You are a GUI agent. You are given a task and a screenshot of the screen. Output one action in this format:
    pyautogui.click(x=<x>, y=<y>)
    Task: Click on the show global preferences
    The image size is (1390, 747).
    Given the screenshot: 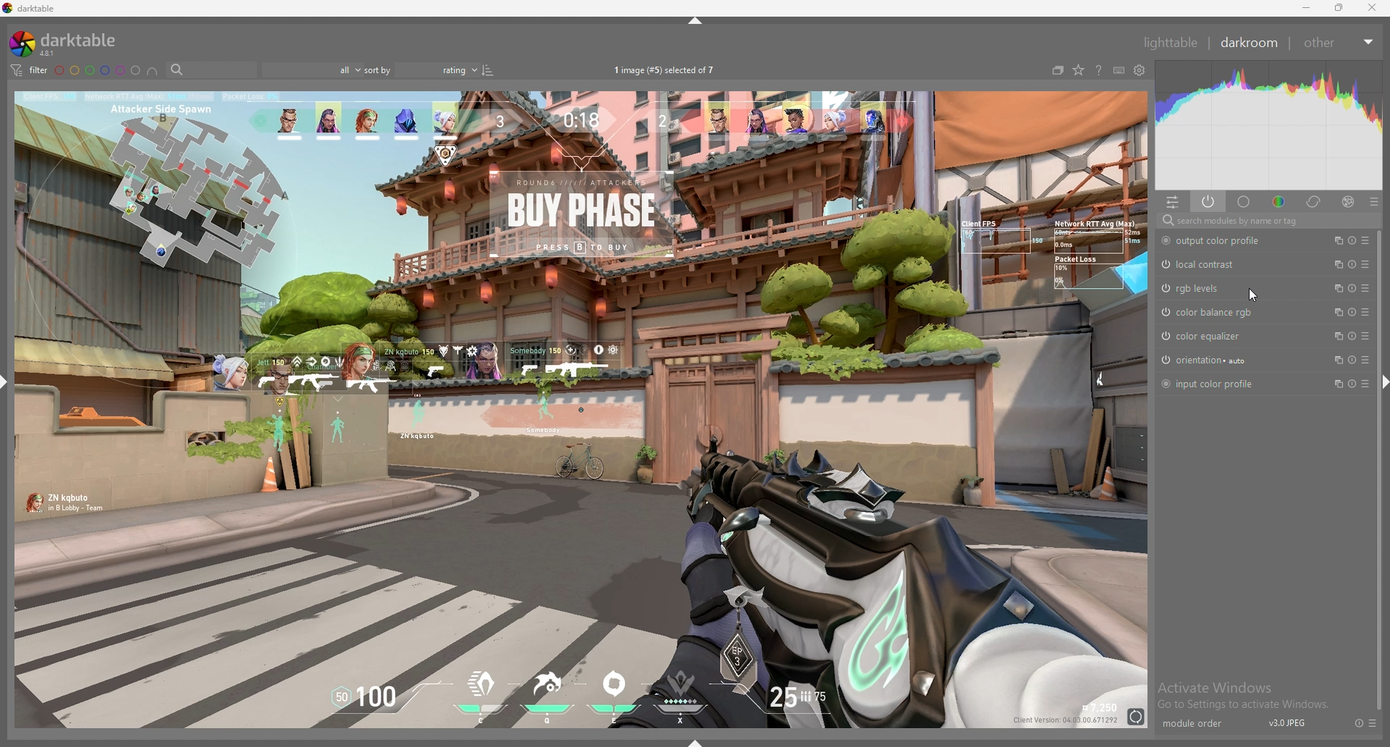 What is the action you would take?
    pyautogui.click(x=1140, y=71)
    